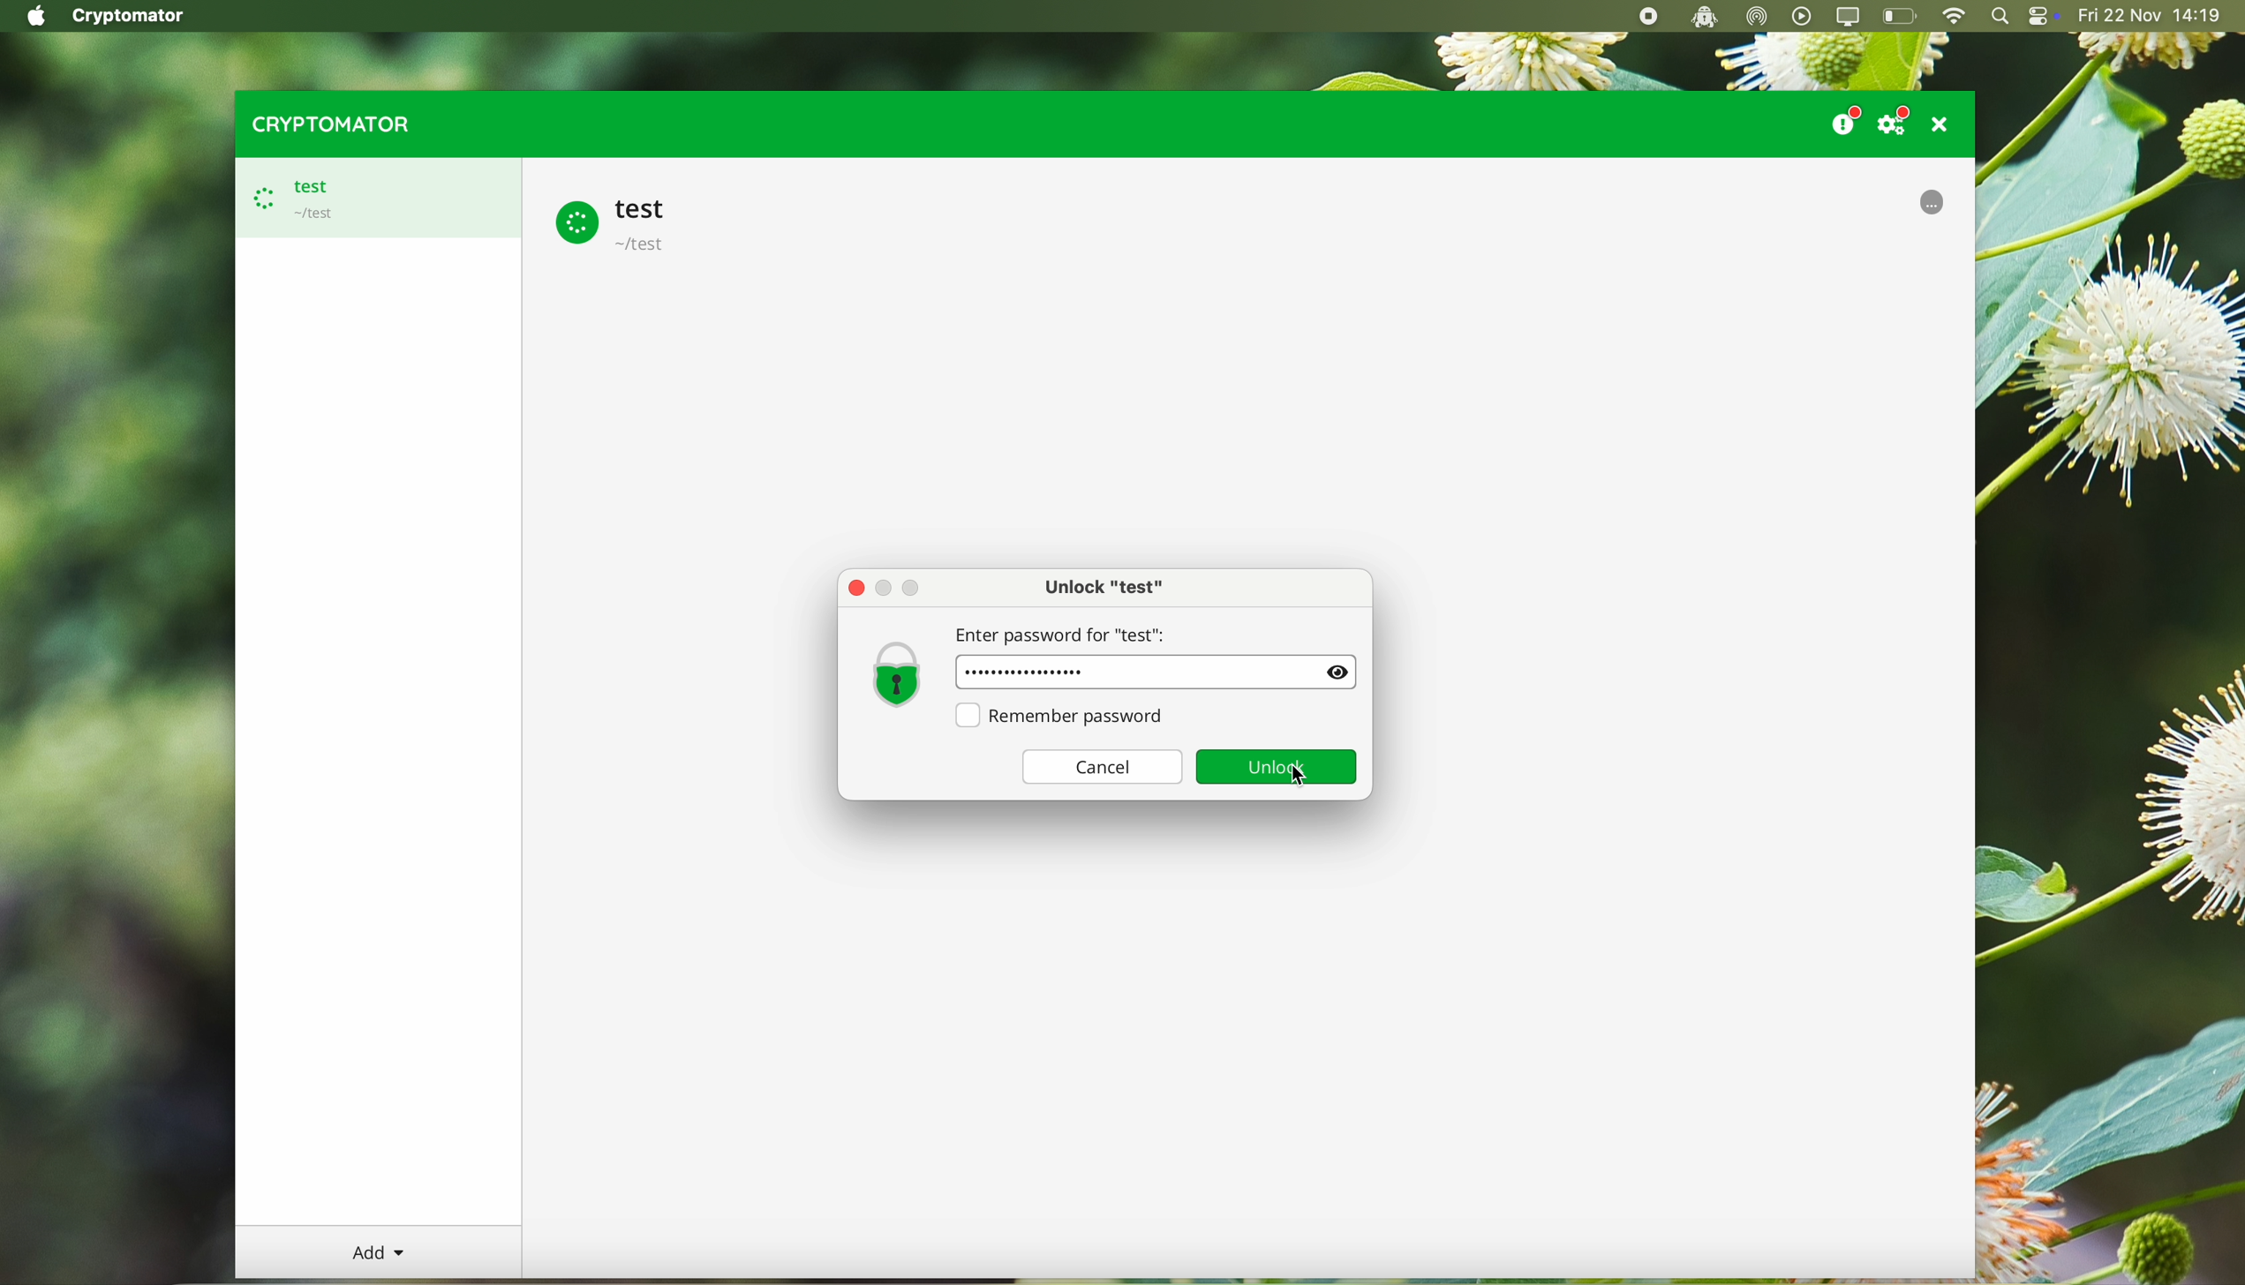 This screenshot has height=1285, width=2245. I want to click on test, so click(619, 222).